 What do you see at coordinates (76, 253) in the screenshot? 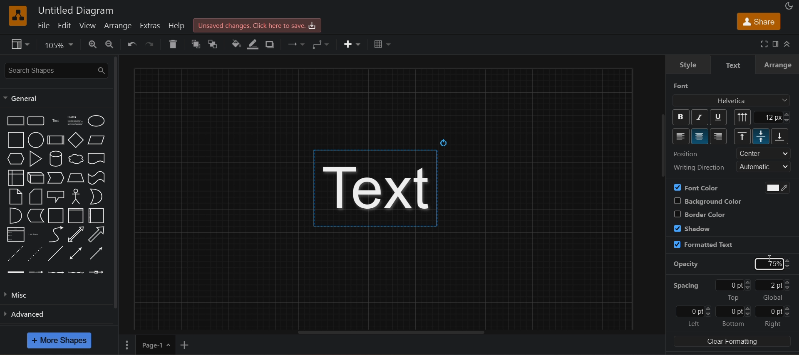
I see `bidirectional connector` at bounding box center [76, 253].